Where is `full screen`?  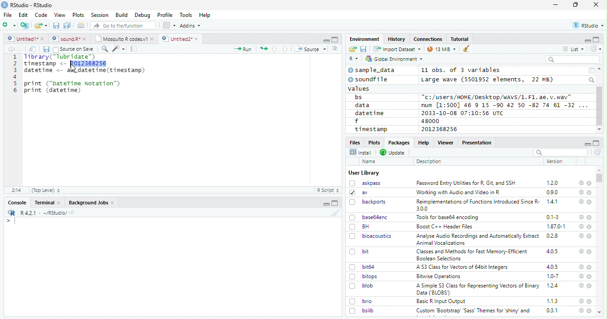
full screen is located at coordinates (596, 143).